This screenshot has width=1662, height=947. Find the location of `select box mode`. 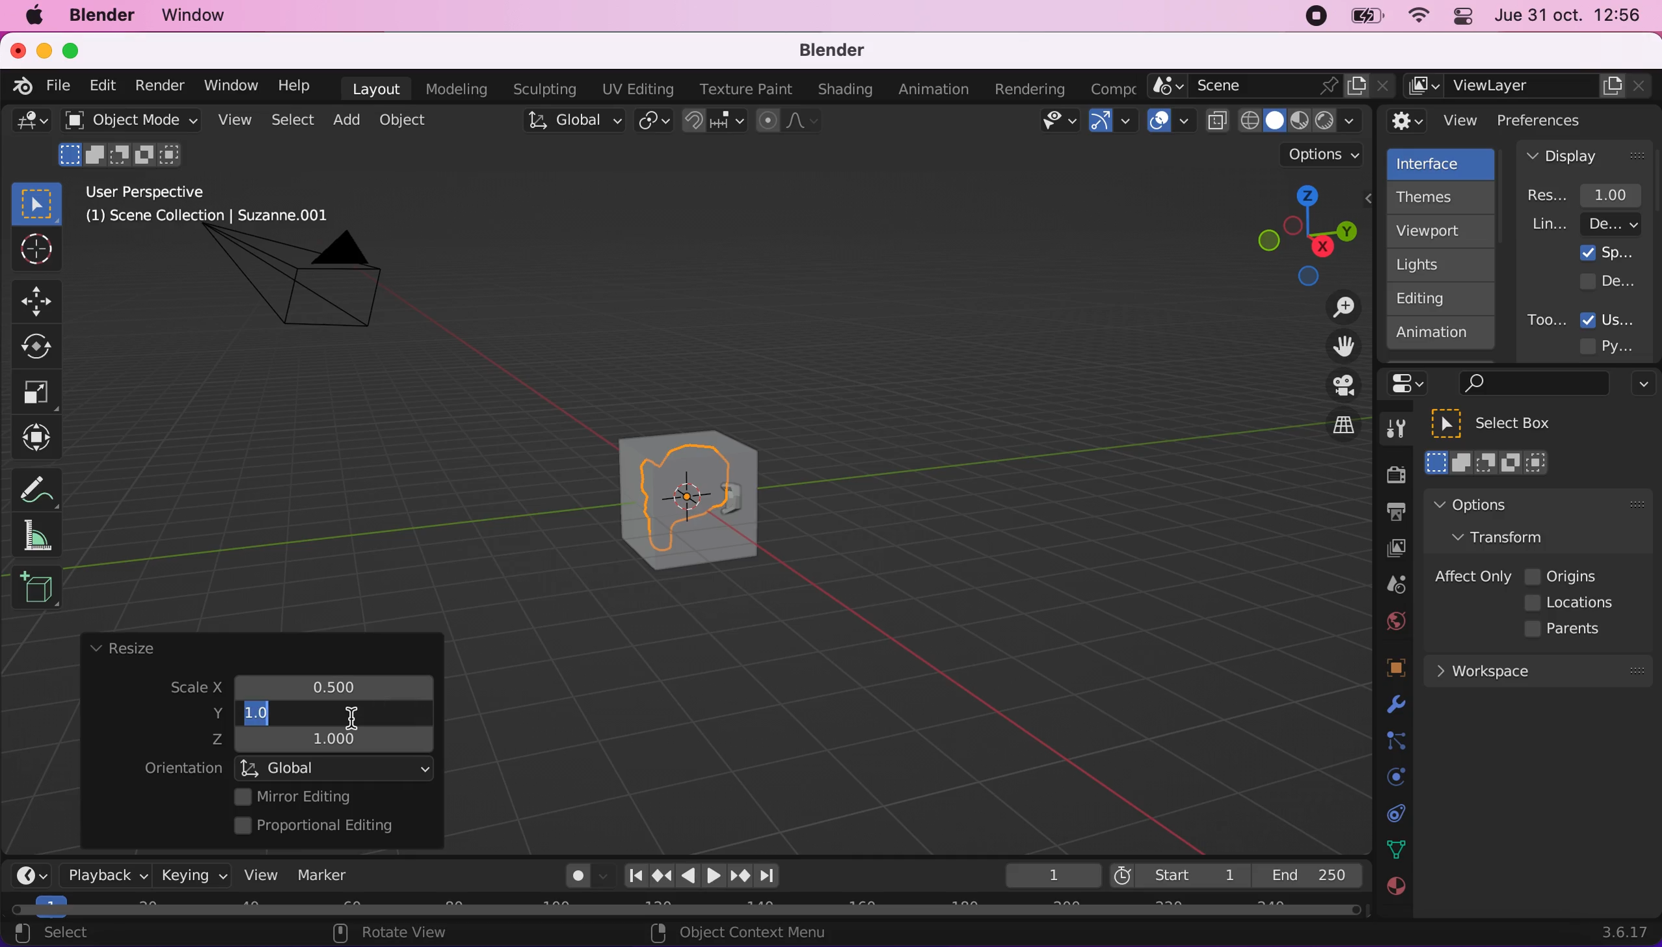

select box mode is located at coordinates (1488, 462).